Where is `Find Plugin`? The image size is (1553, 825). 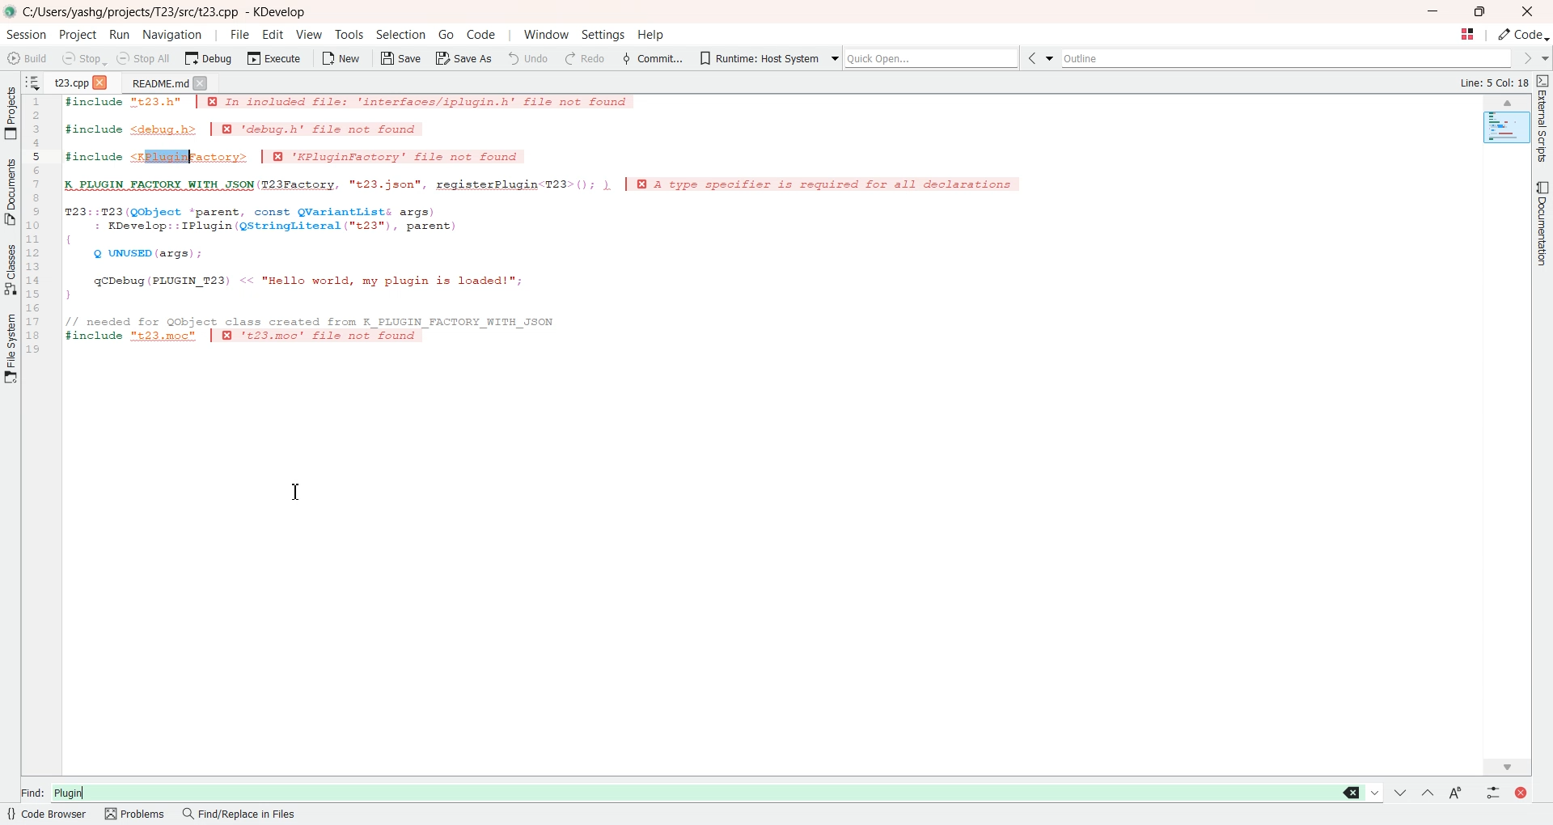
Find Plugin is located at coordinates (676, 789).